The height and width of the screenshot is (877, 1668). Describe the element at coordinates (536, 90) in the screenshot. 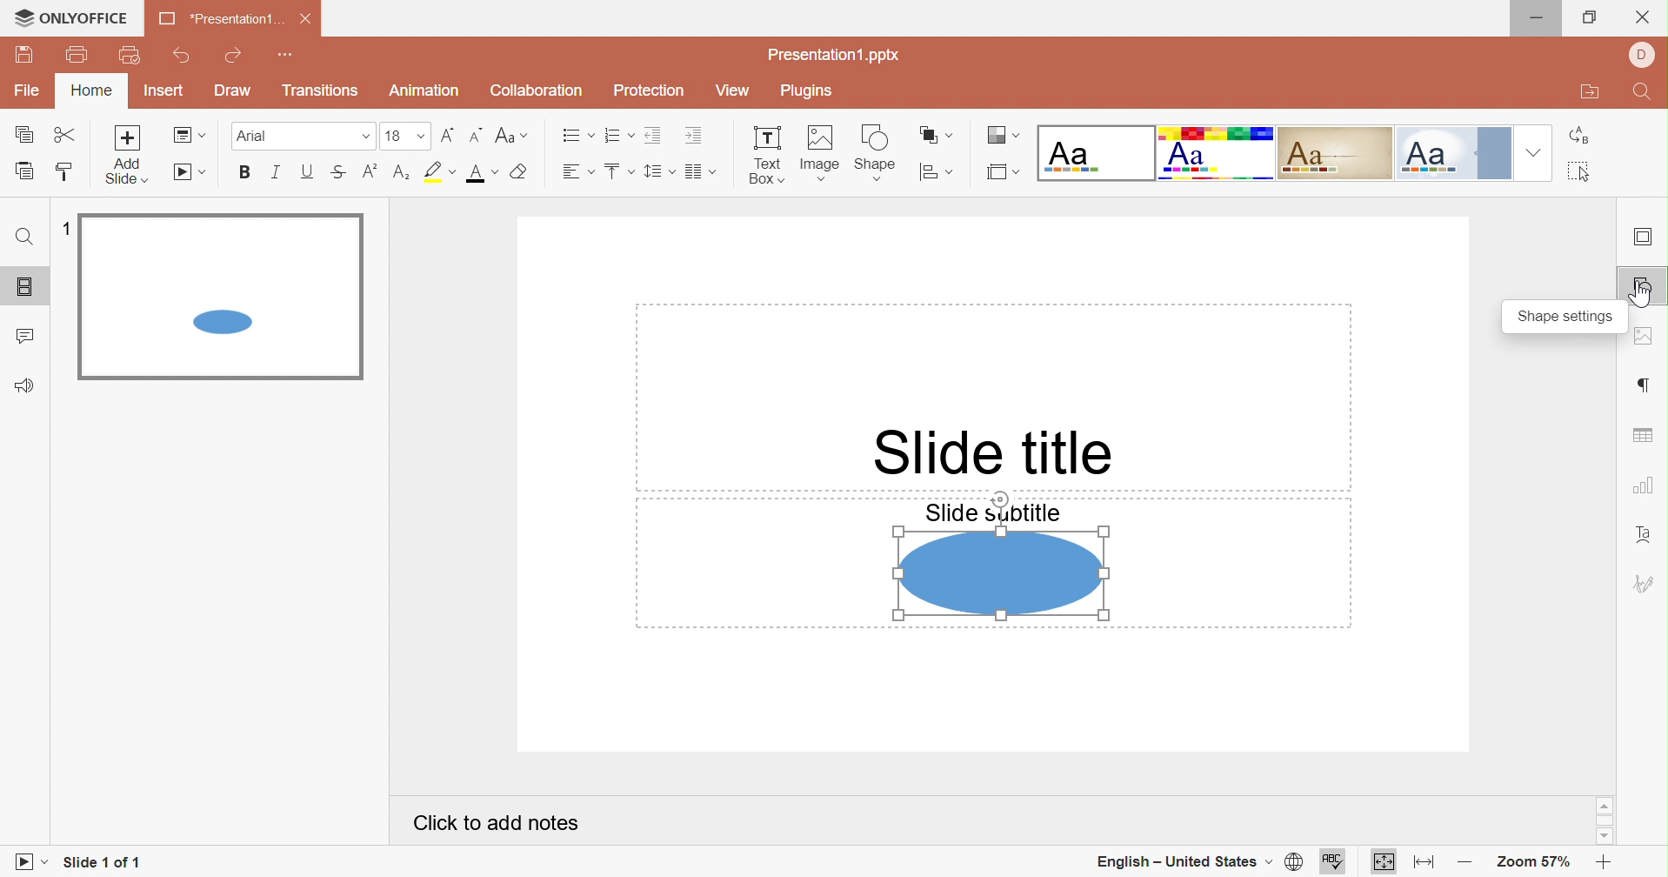

I see `Collaboration` at that location.